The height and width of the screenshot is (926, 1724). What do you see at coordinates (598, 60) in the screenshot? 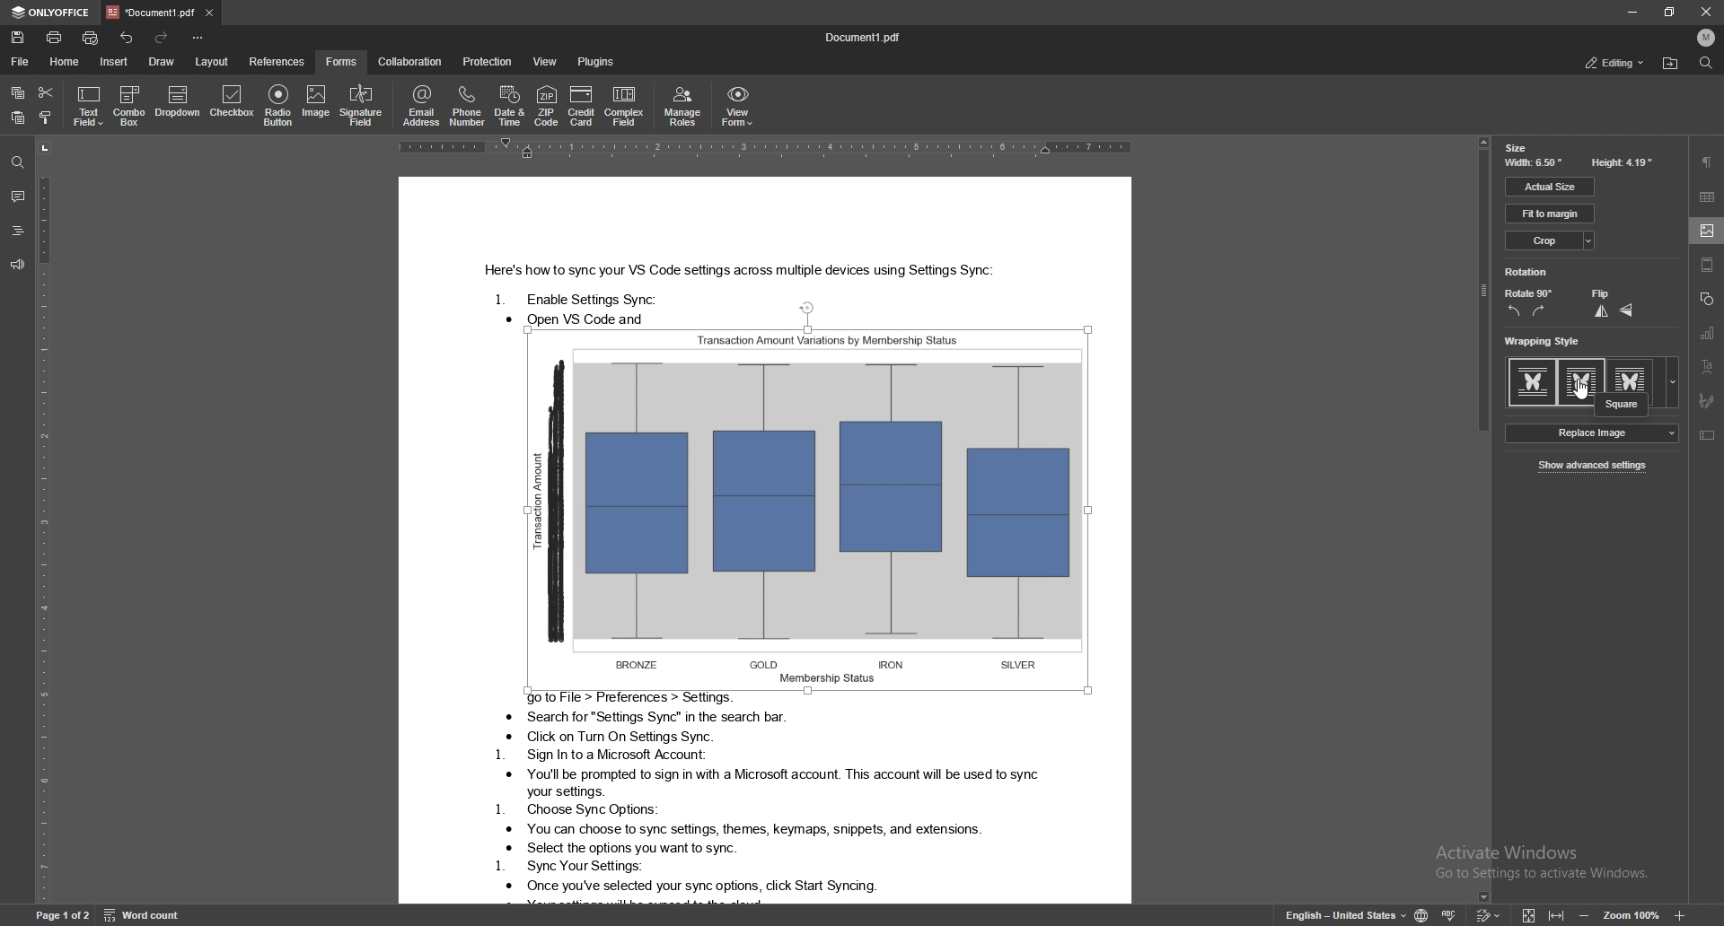
I see `plugins` at bounding box center [598, 60].